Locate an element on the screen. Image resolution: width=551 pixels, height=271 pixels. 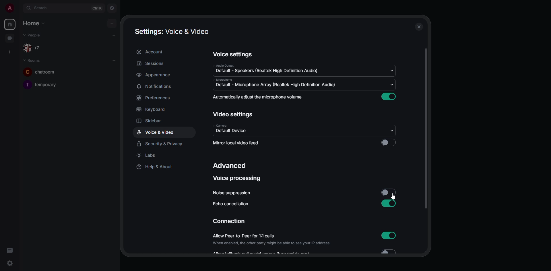
default is located at coordinates (230, 131).